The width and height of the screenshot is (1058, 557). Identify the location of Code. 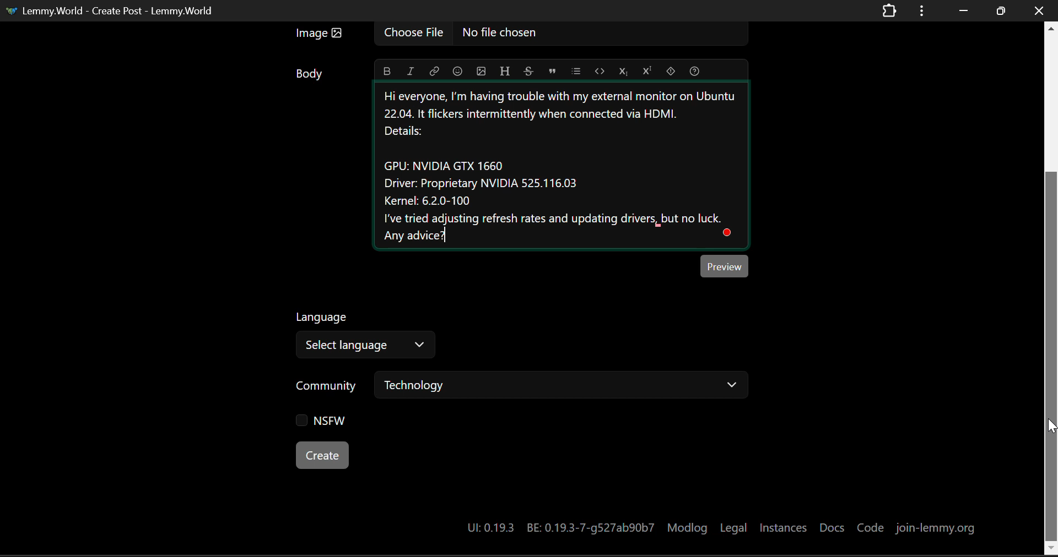
(600, 70).